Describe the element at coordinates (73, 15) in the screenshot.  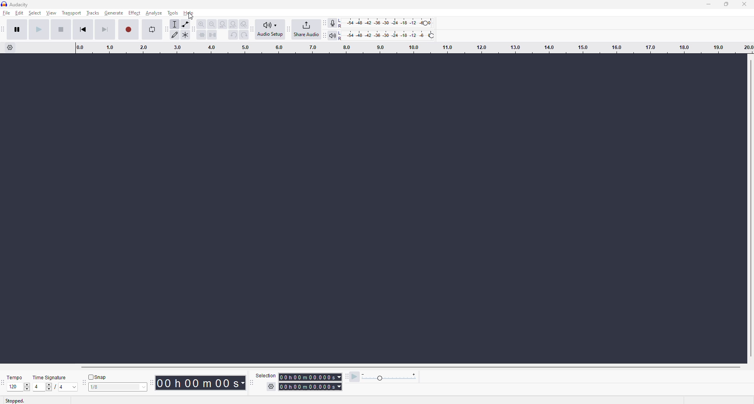
I see `transport` at that location.